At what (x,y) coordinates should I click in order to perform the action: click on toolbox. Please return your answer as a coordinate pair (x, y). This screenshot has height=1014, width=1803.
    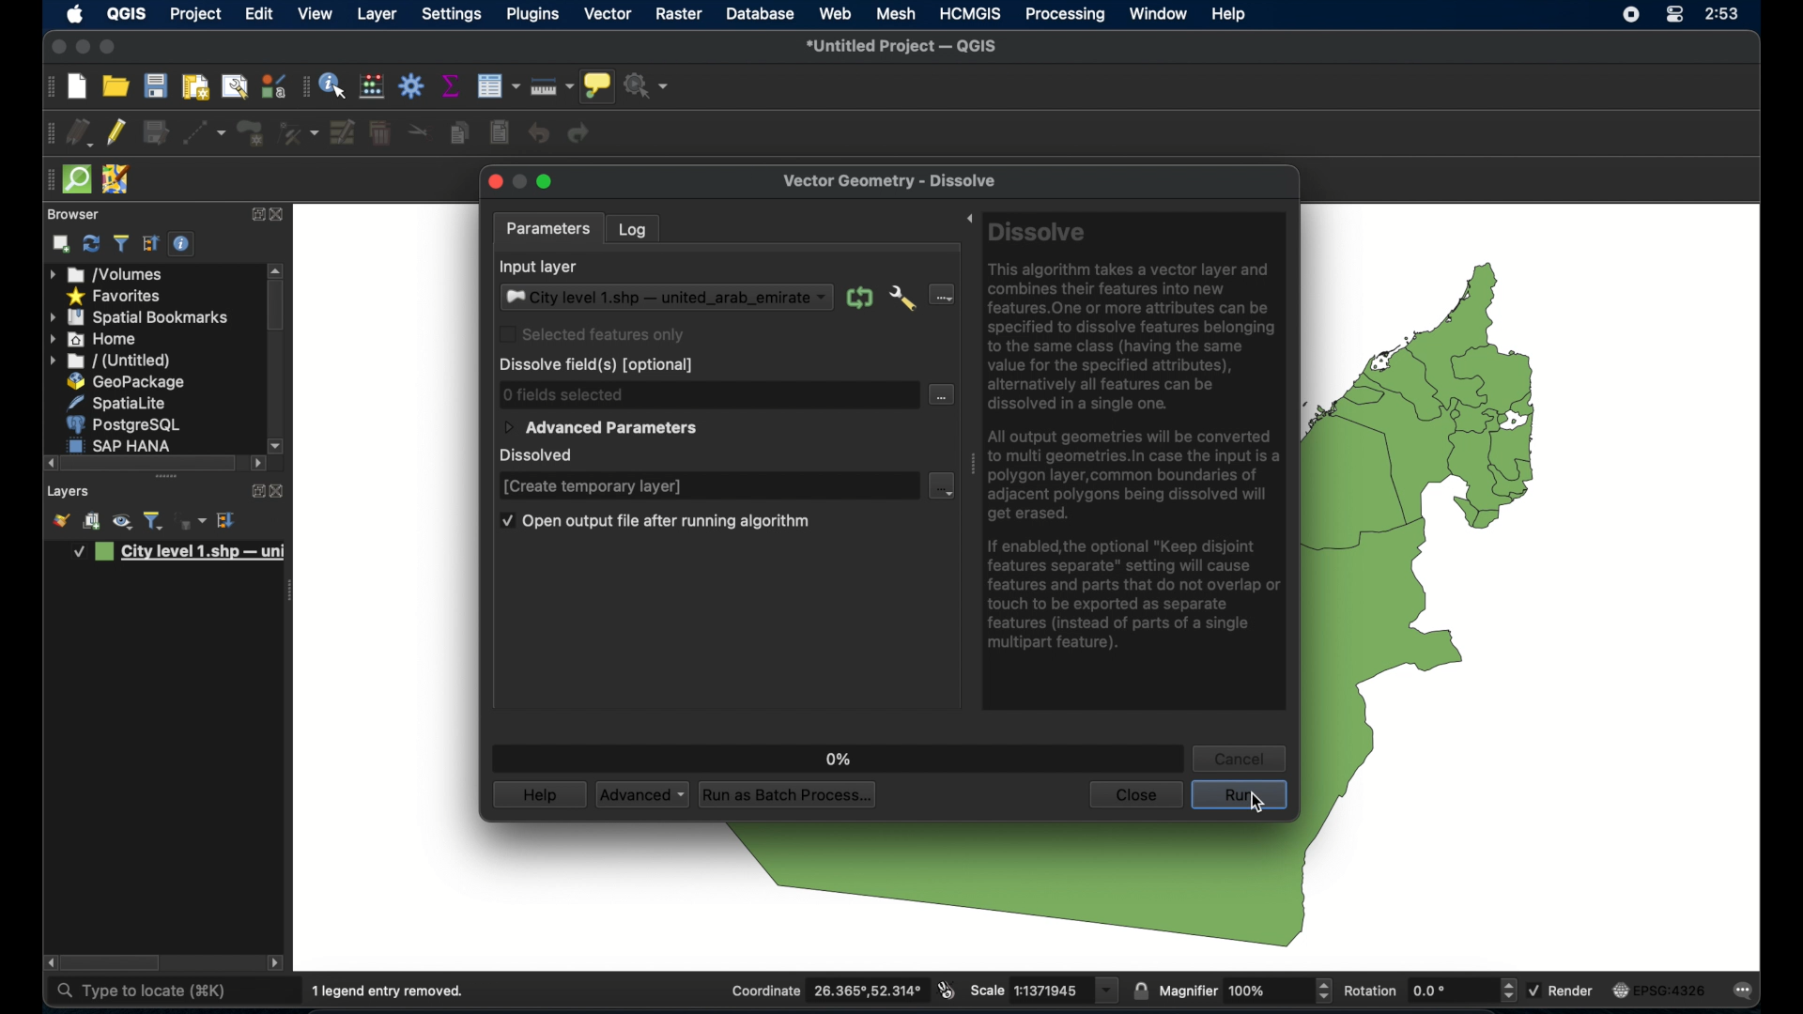
    Looking at the image, I should click on (412, 85).